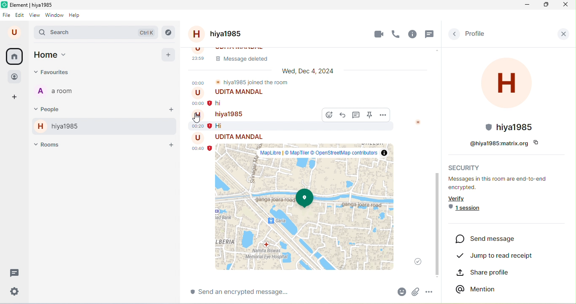 The image size is (576, 304). I want to click on pin, so click(370, 115).